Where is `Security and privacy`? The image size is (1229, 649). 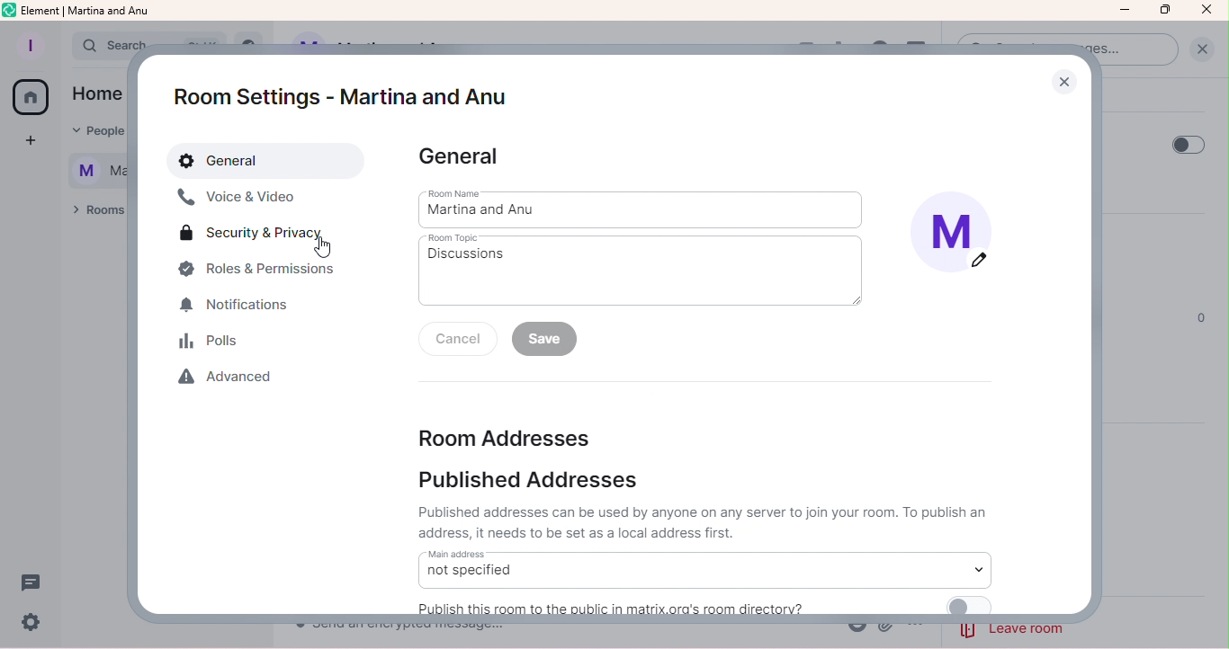
Security and privacy is located at coordinates (271, 235).